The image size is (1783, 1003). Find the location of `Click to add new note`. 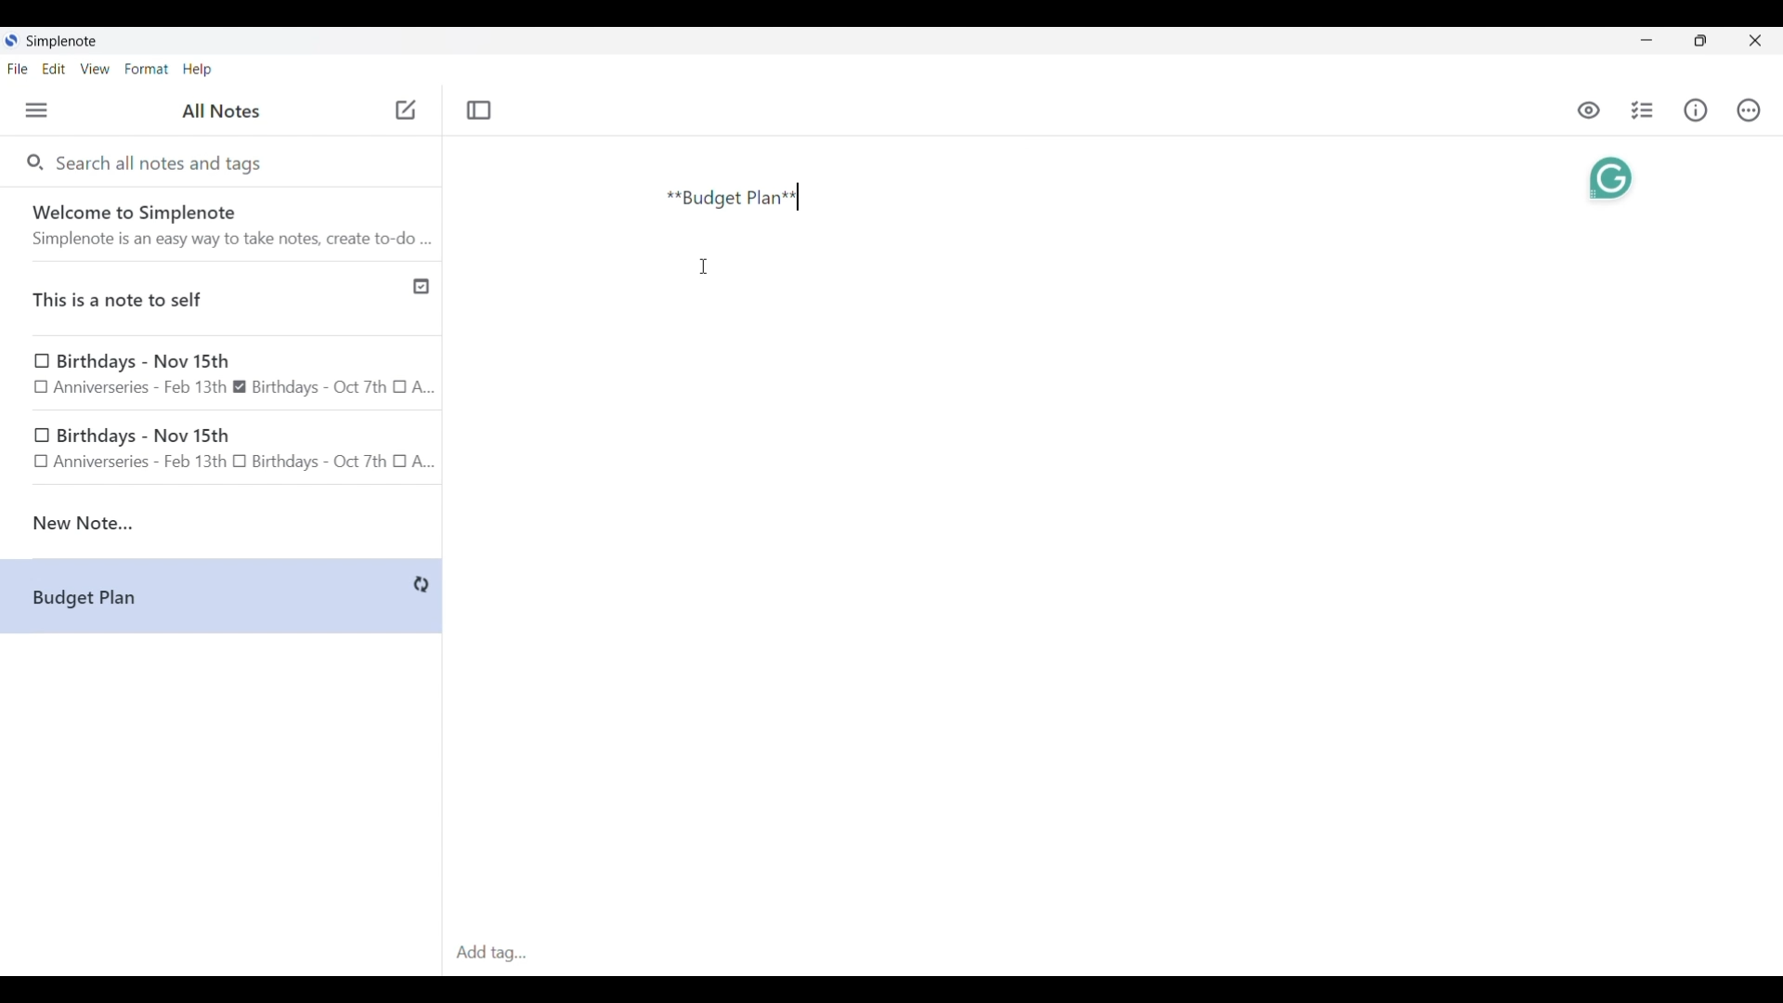

Click to add new note is located at coordinates (406, 110).